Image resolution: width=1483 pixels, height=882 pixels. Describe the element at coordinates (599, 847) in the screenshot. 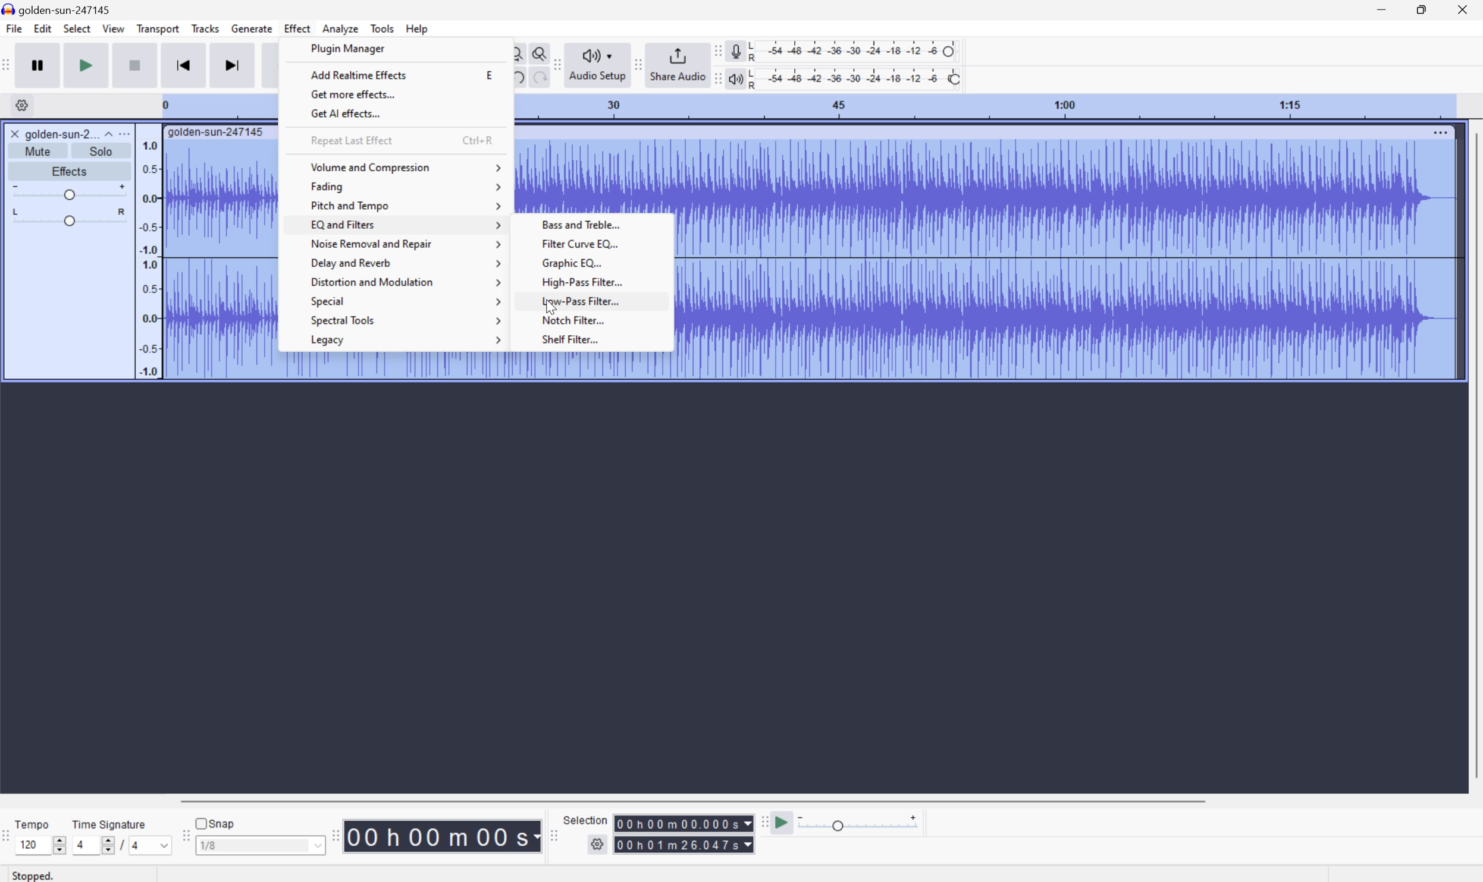

I see `Settings` at that location.